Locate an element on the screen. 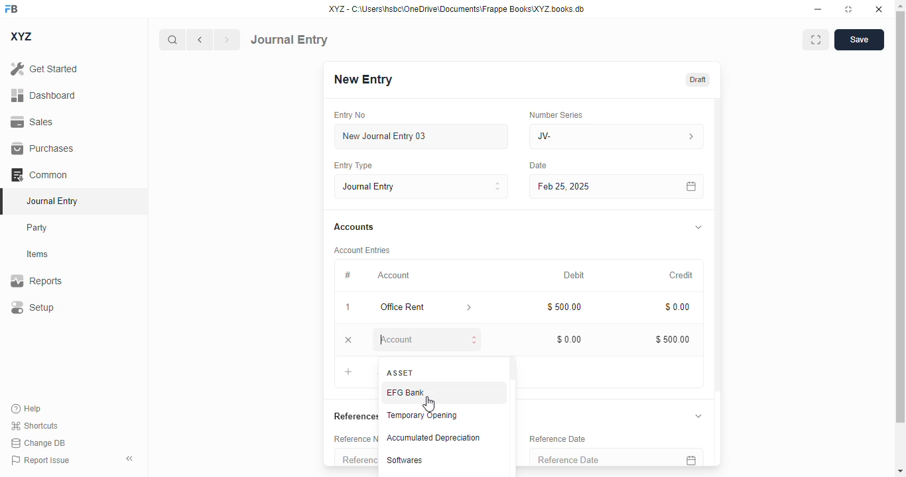 This screenshot has width=906, height=477. sales is located at coordinates (34, 123).